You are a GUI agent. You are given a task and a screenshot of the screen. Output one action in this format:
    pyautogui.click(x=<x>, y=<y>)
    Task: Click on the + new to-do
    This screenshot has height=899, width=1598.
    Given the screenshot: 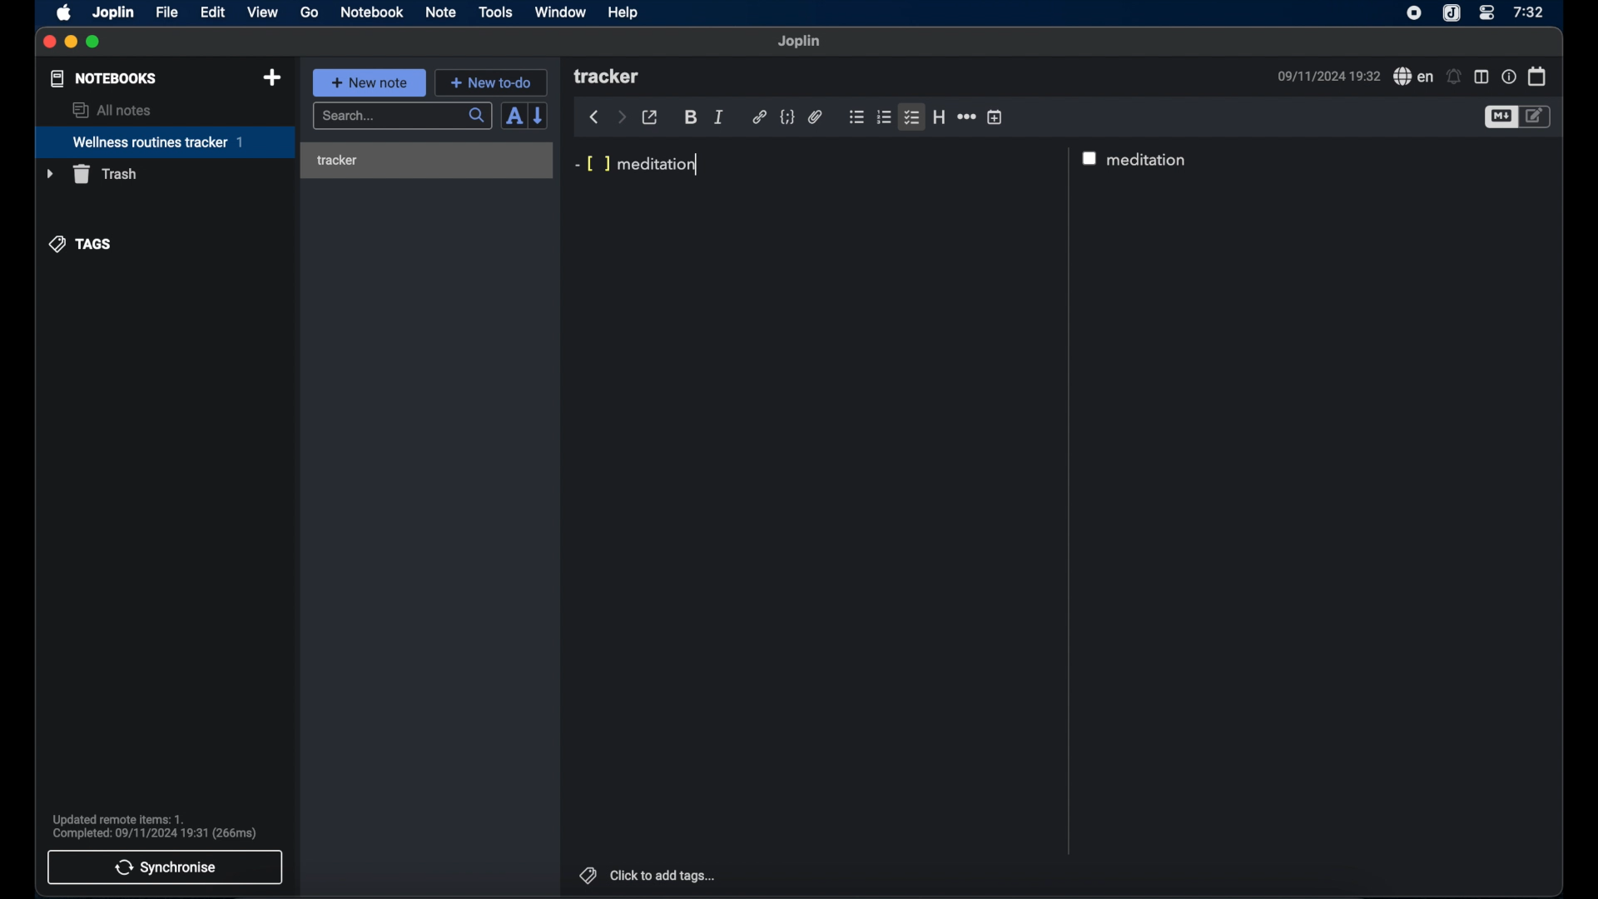 What is the action you would take?
    pyautogui.click(x=490, y=82)
    